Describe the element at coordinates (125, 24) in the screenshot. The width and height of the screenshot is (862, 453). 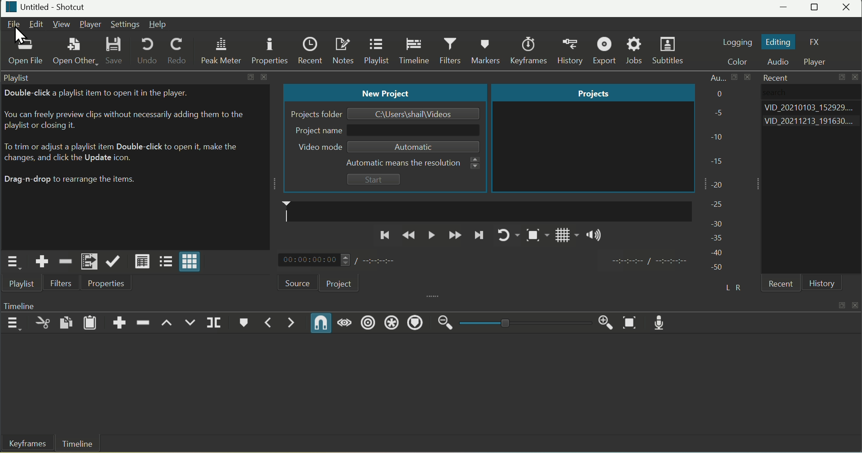
I see `Settings` at that location.